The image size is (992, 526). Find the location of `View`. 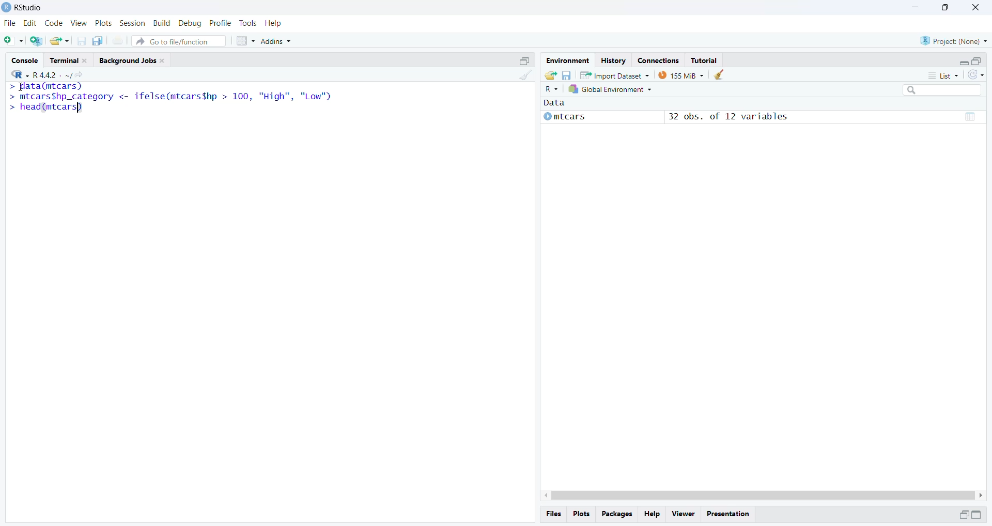

View is located at coordinates (78, 23).